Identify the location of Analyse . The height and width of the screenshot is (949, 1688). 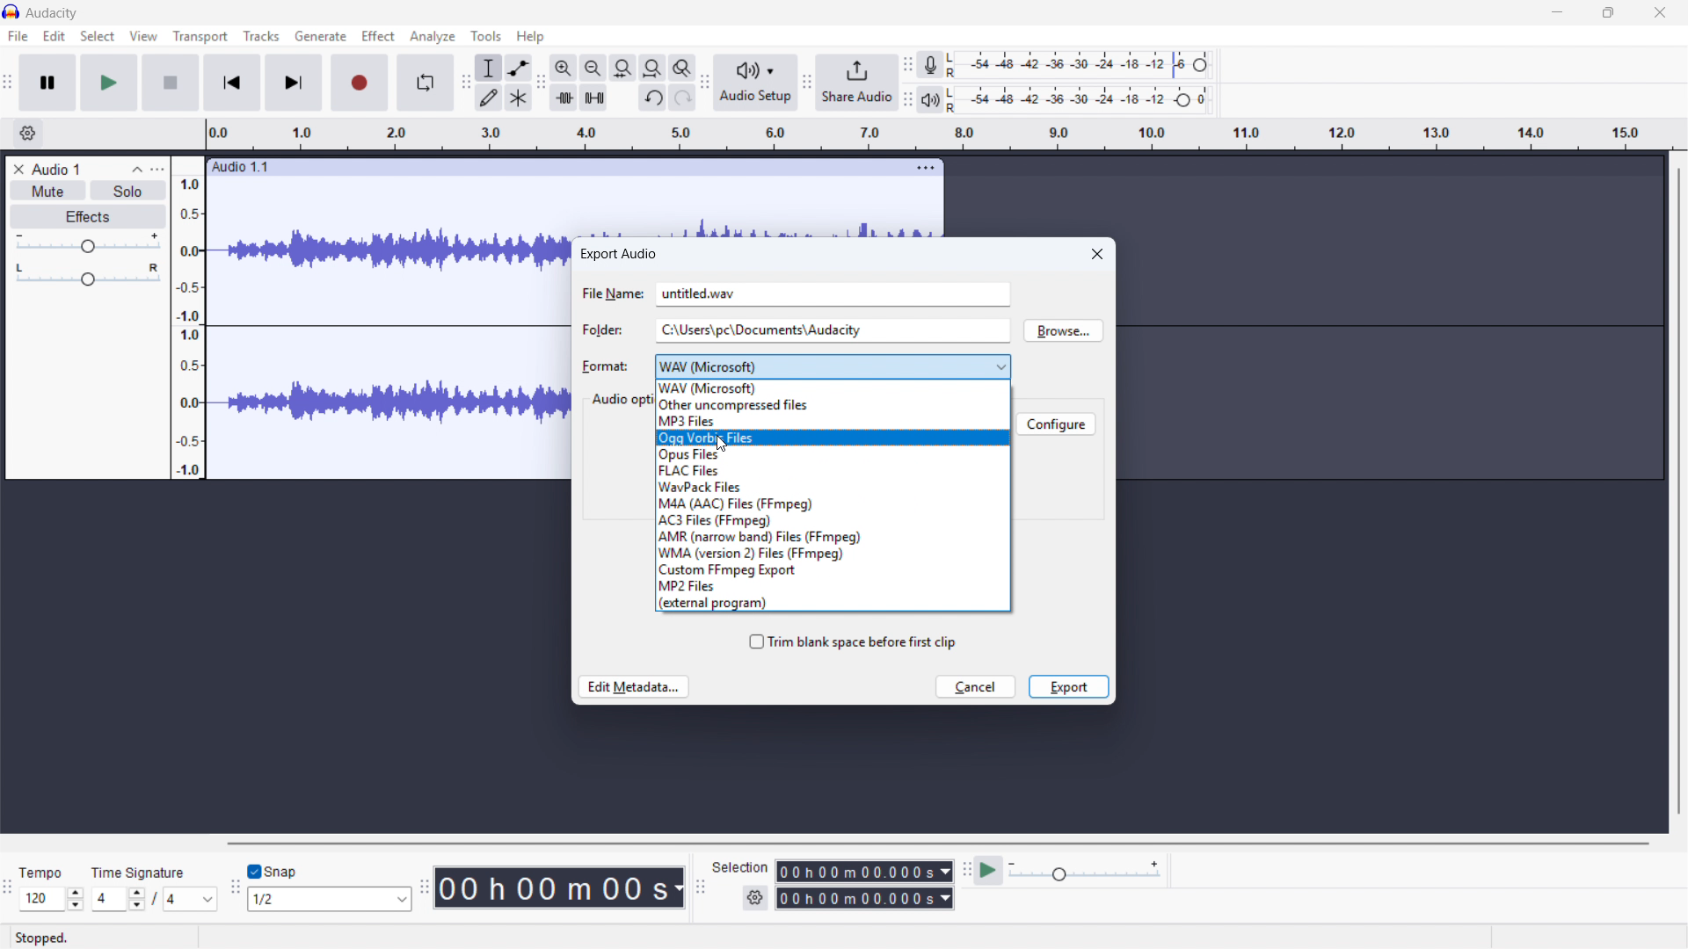
(432, 36).